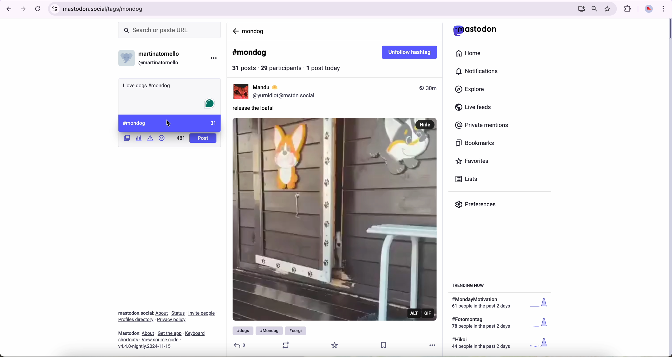  What do you see at coordinates (484, 303) in the screenshot?
I see `text` at bounding box center [484, 303].